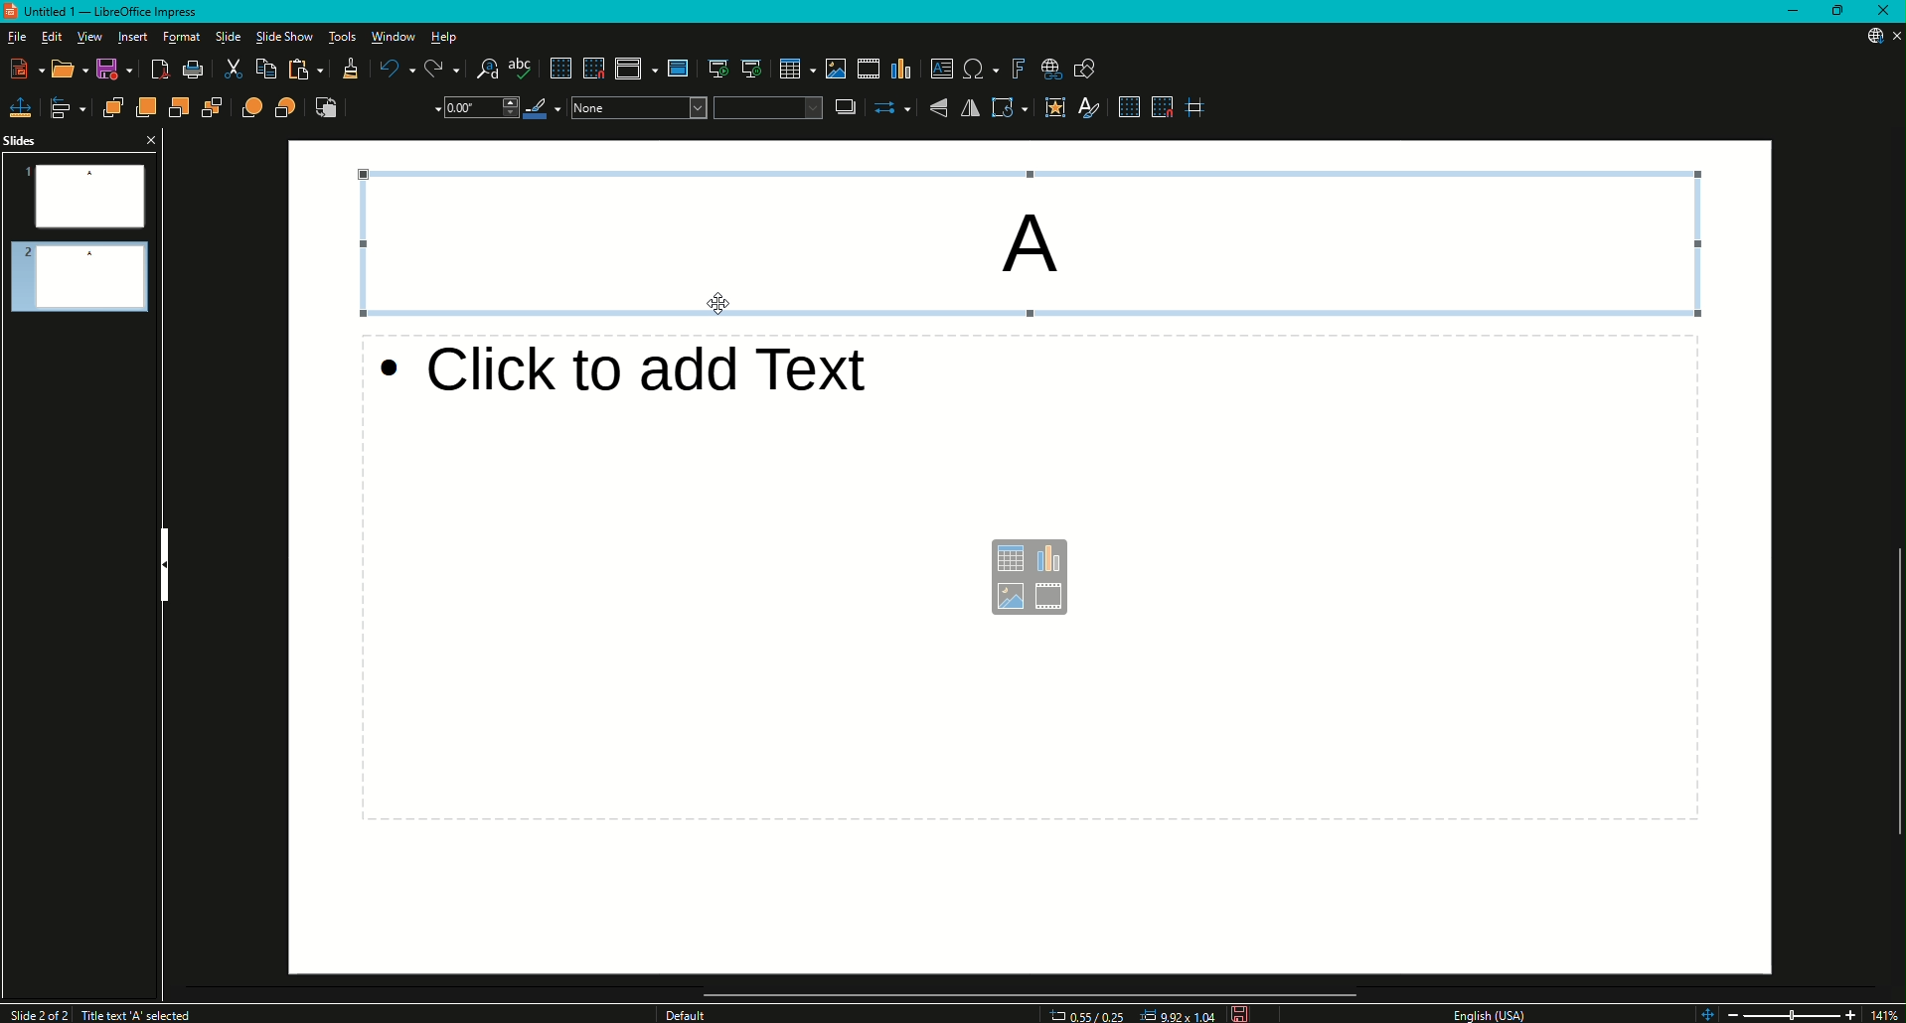 The height and width of the screenshot is (1023, 1906). Describe the element at coordinates (1163, 108) in the screenshot. I see `Snap to Grid` at that location.